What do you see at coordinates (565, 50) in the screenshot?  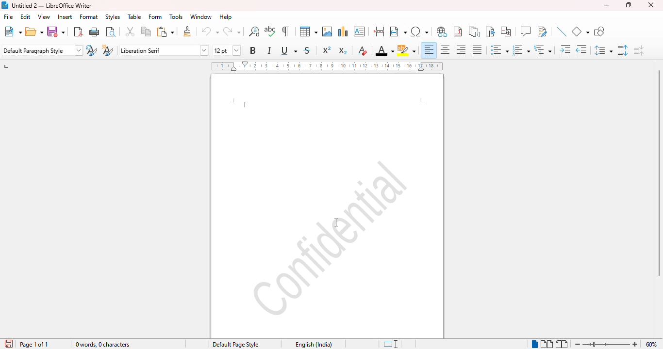 I see `increase indent` at bounding box center [565, 50].